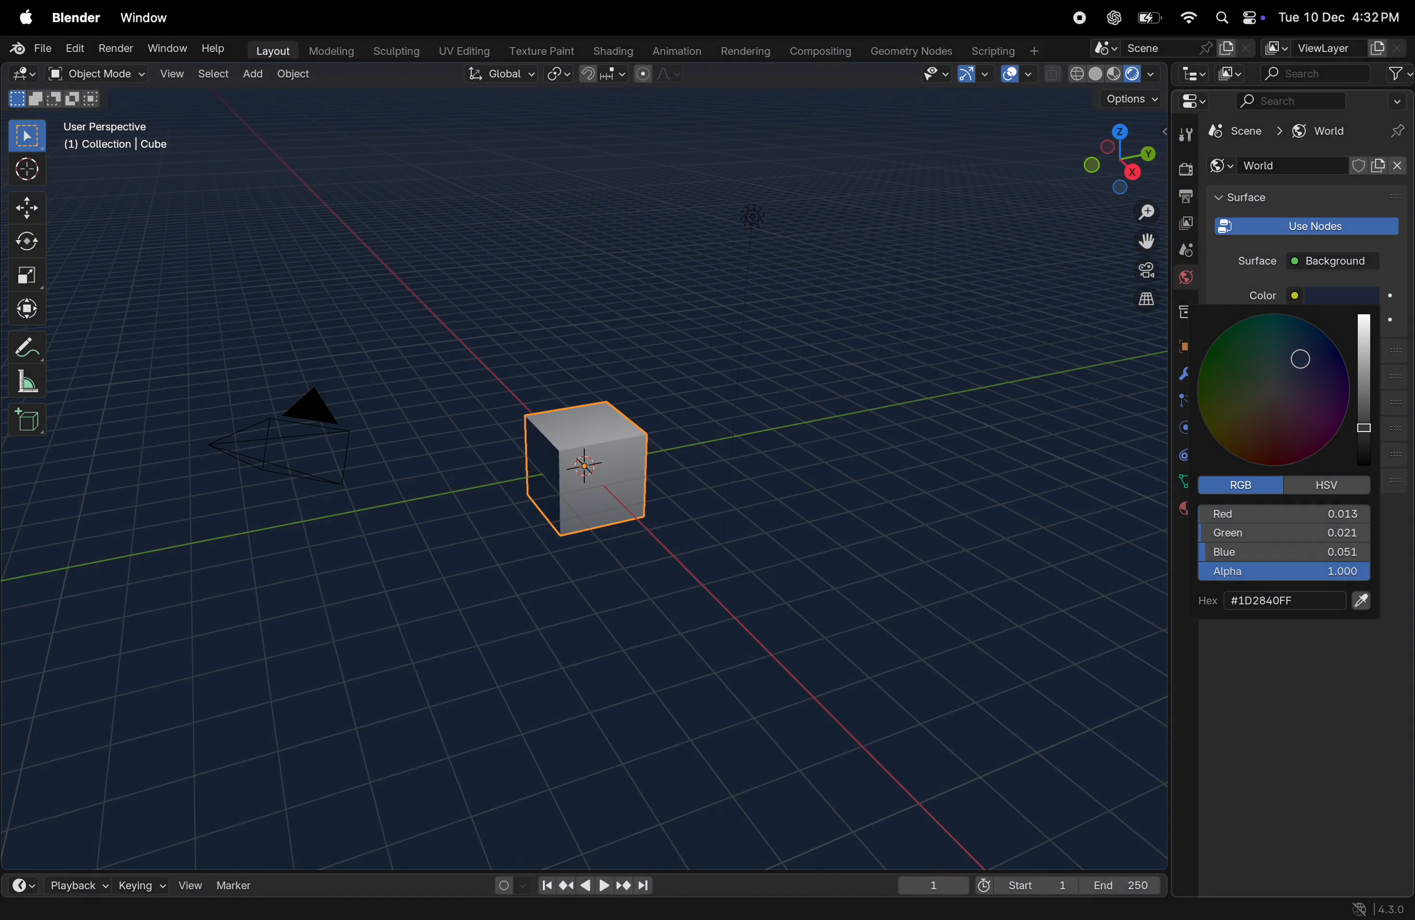  Describe the element at coordinates (1139, 212) in the screenshot. I see `zoom` at that location.